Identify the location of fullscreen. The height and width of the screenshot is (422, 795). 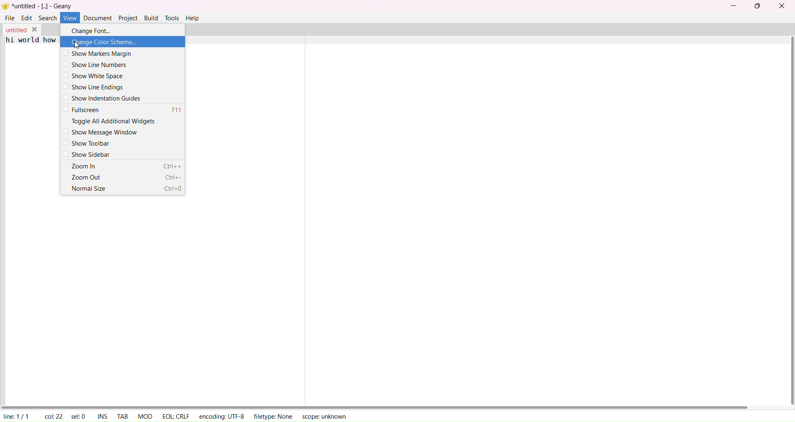
(125, 110).